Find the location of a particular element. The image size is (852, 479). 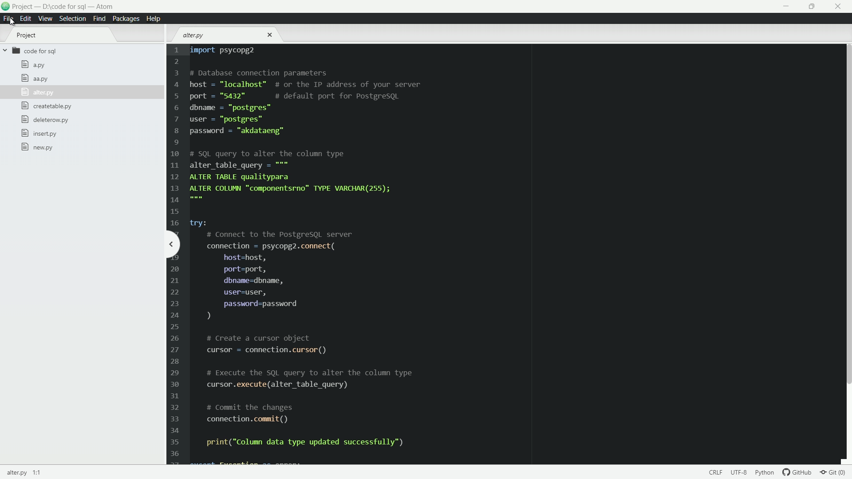

alter.py file is located at coordinates (37, 92).